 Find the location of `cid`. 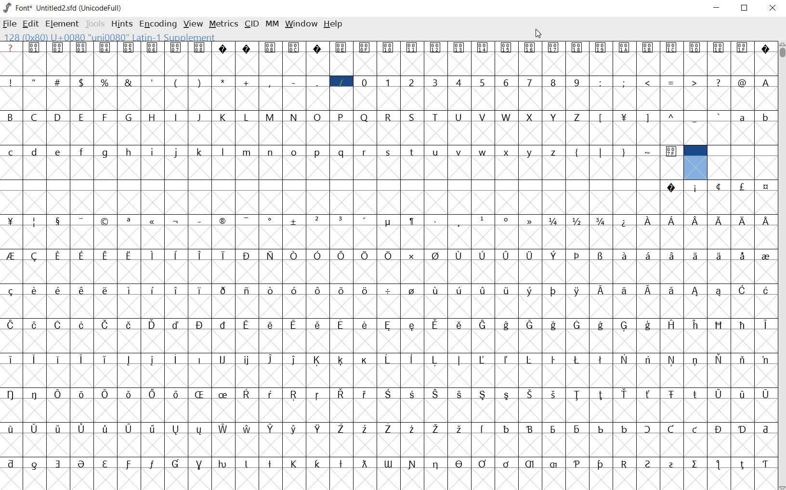

cid is located at coordinates (251, 24).